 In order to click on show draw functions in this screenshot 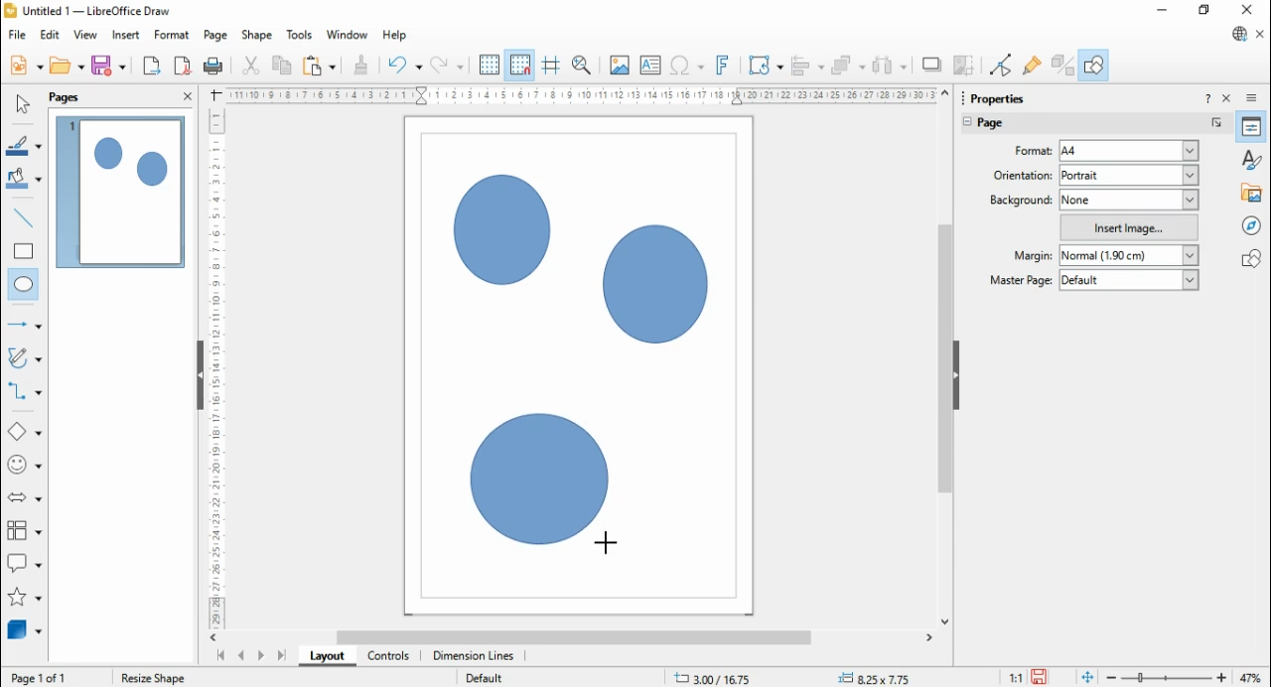, I will do `click(1093, 65)`.